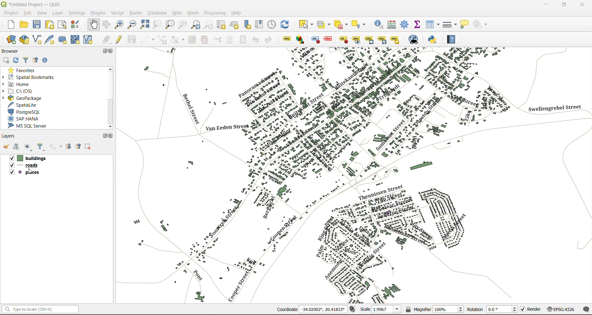 This screenshot has height=315, width=592. Describe the element at coordinates (286, 38) in the screenshot. I see `layer labelling options` at that location.